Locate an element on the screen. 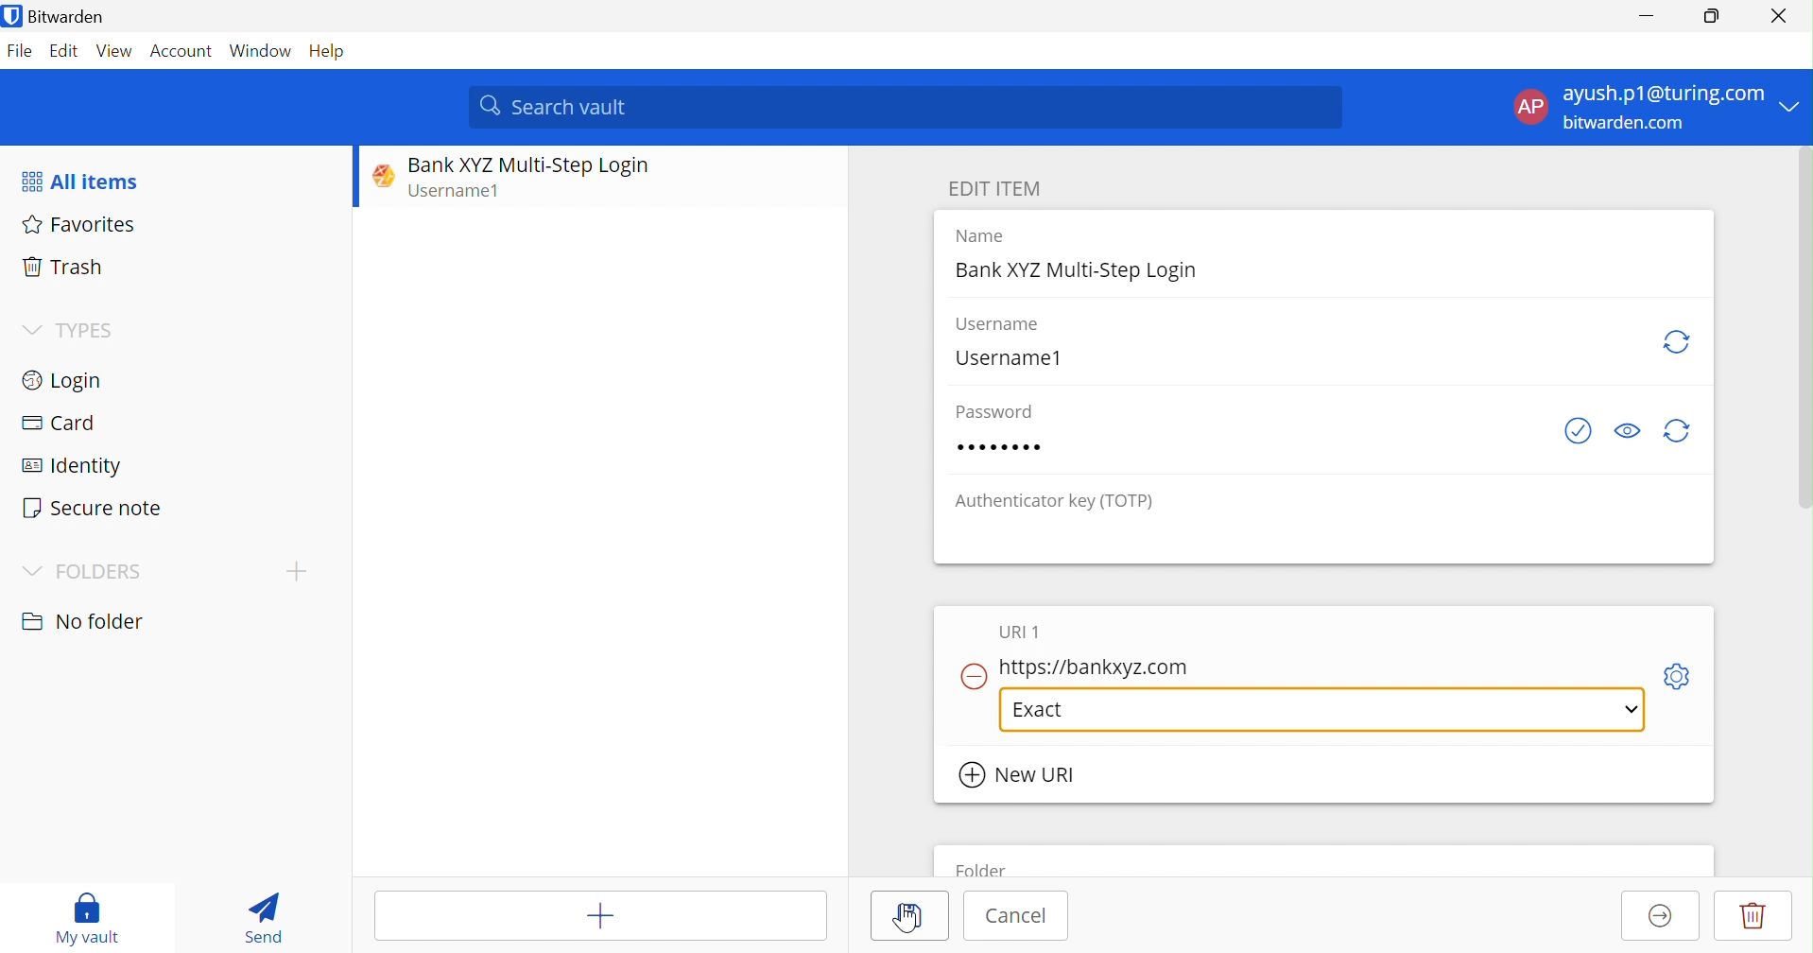  Bank XYZ Multi-Step Login is located at coordinates (528, 165).